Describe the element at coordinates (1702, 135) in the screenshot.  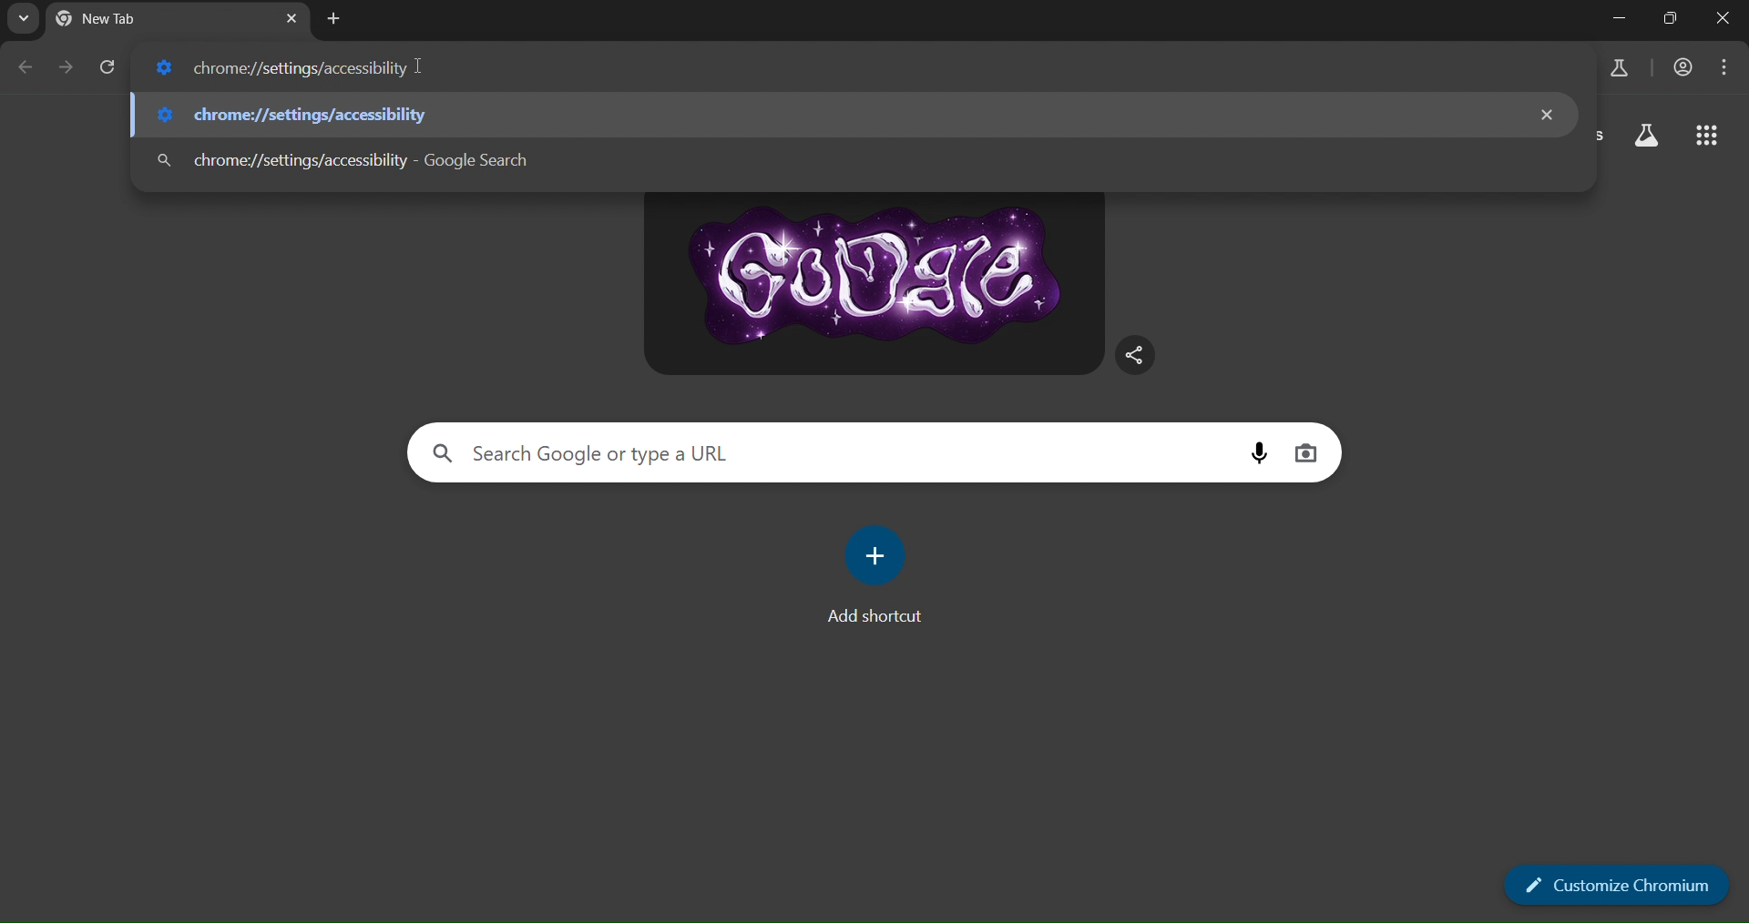
I see `google apps` at that location.